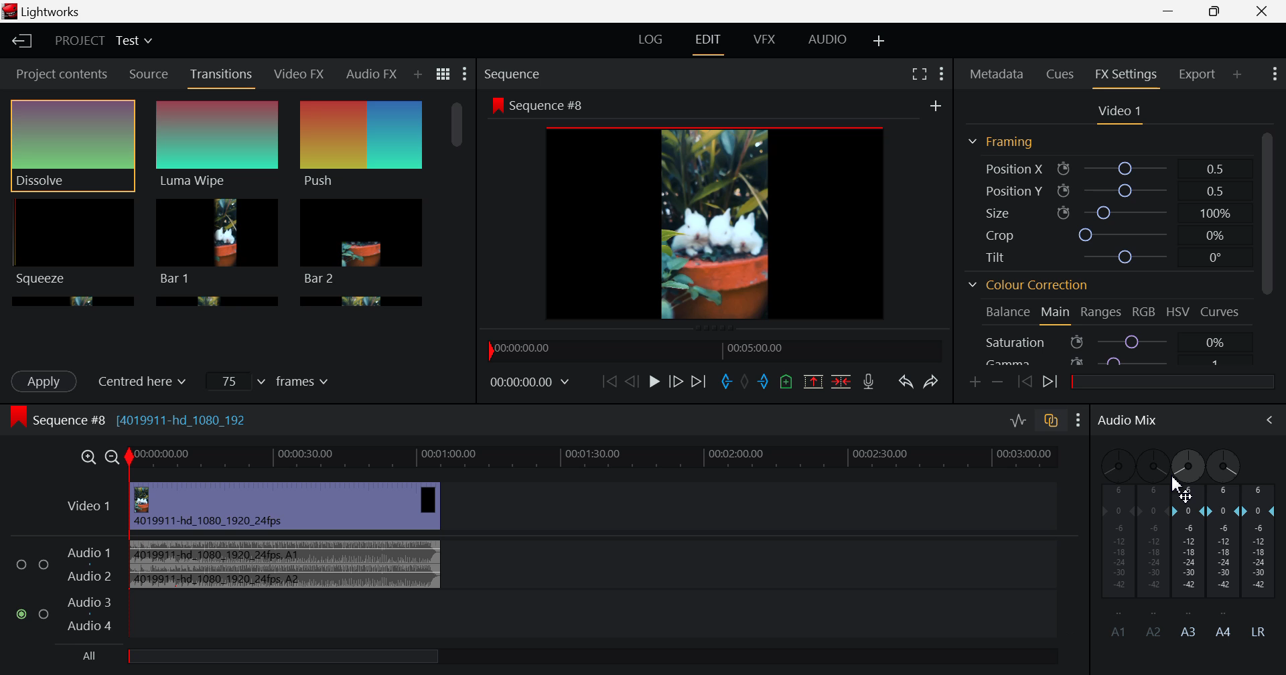  I want to click on Centered here, so click(148, 380).